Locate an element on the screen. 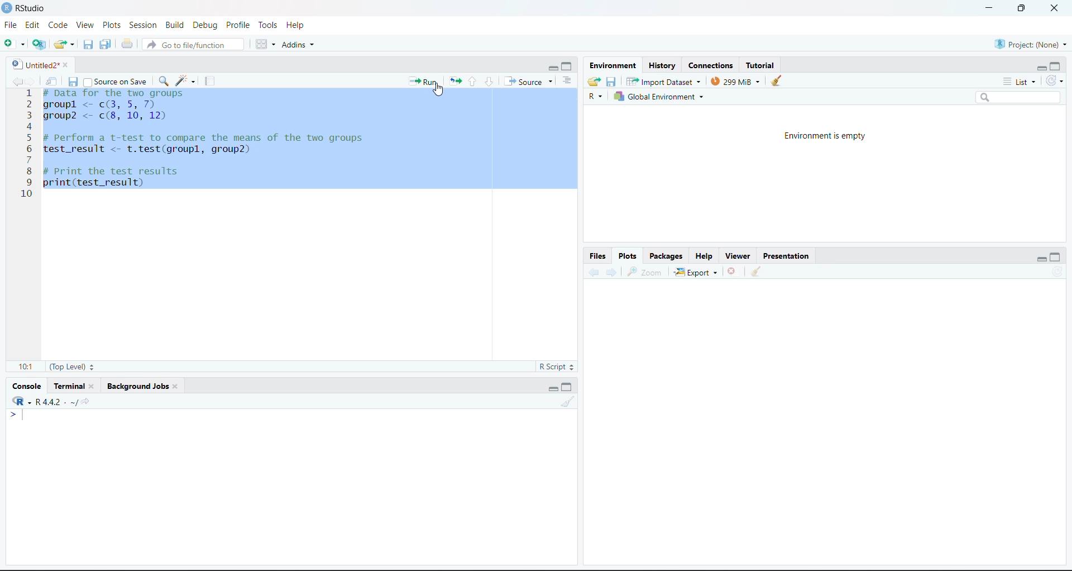 The width and height of the screenshot is (1072, 571). minimize is located at coordinates (1042, 258).